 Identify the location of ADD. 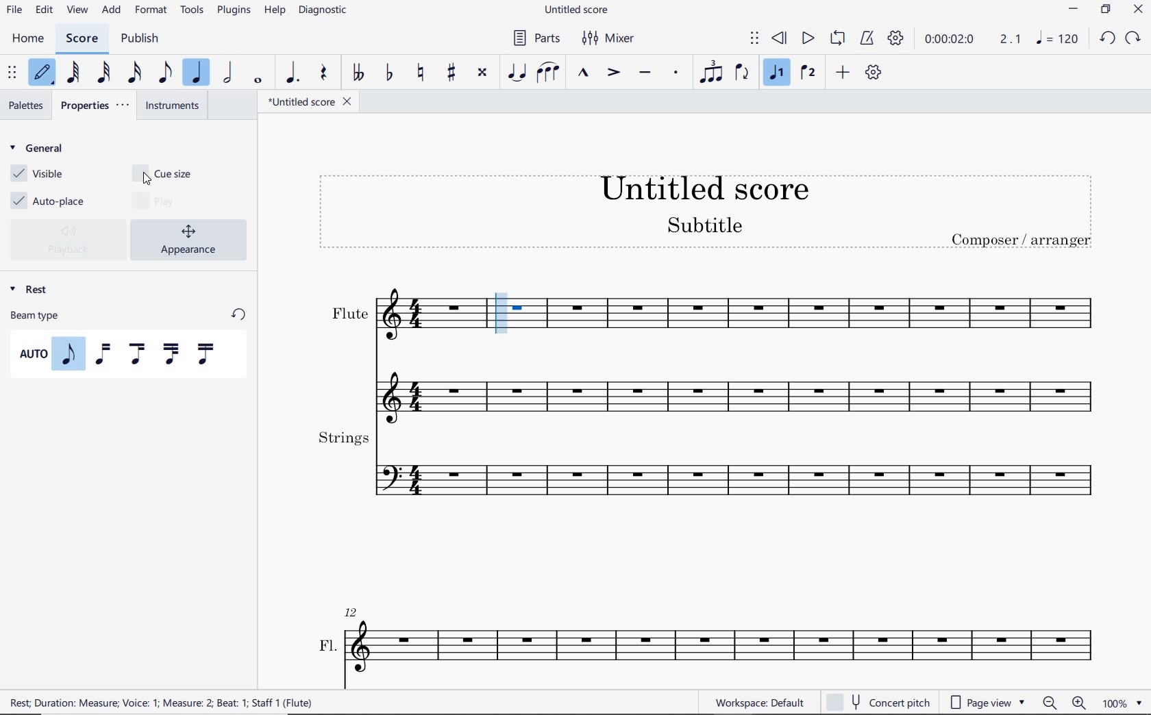
(111, 10).